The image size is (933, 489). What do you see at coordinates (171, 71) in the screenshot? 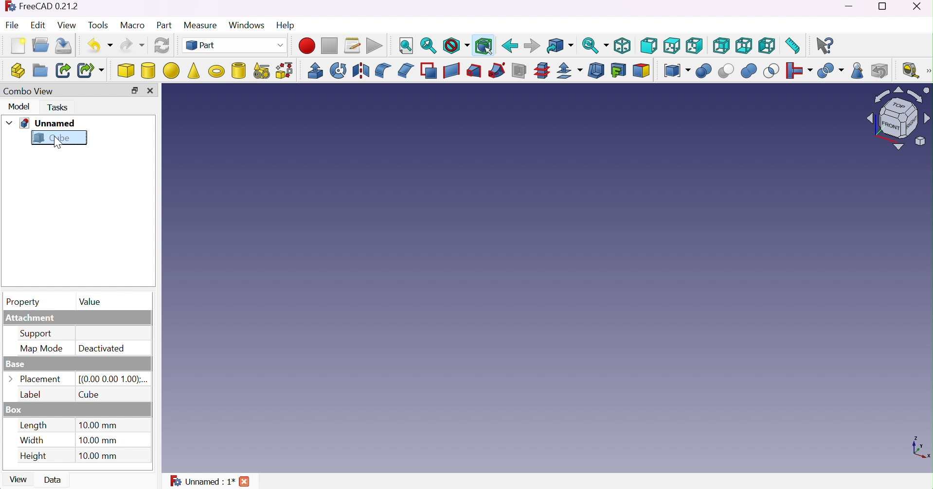
I see `Sphere` at bounding box center [171, 71].